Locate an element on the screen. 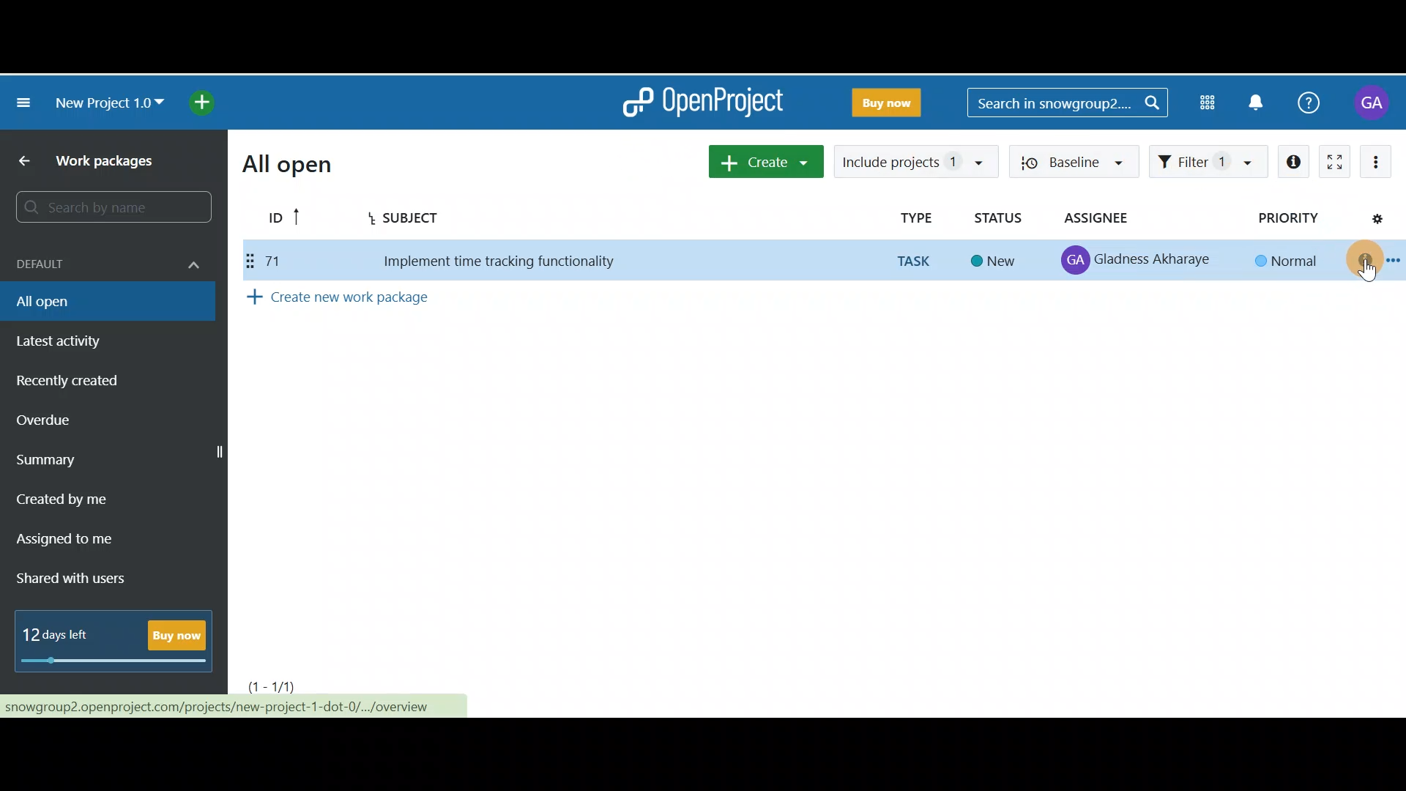  Modules is located at coordinates (1207, 103).